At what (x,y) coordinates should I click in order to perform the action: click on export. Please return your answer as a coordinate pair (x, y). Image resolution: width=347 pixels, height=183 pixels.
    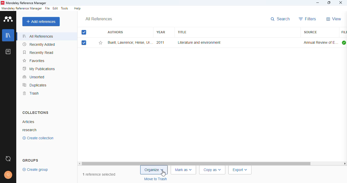
    Looking at the image, I should click on (240, 170).